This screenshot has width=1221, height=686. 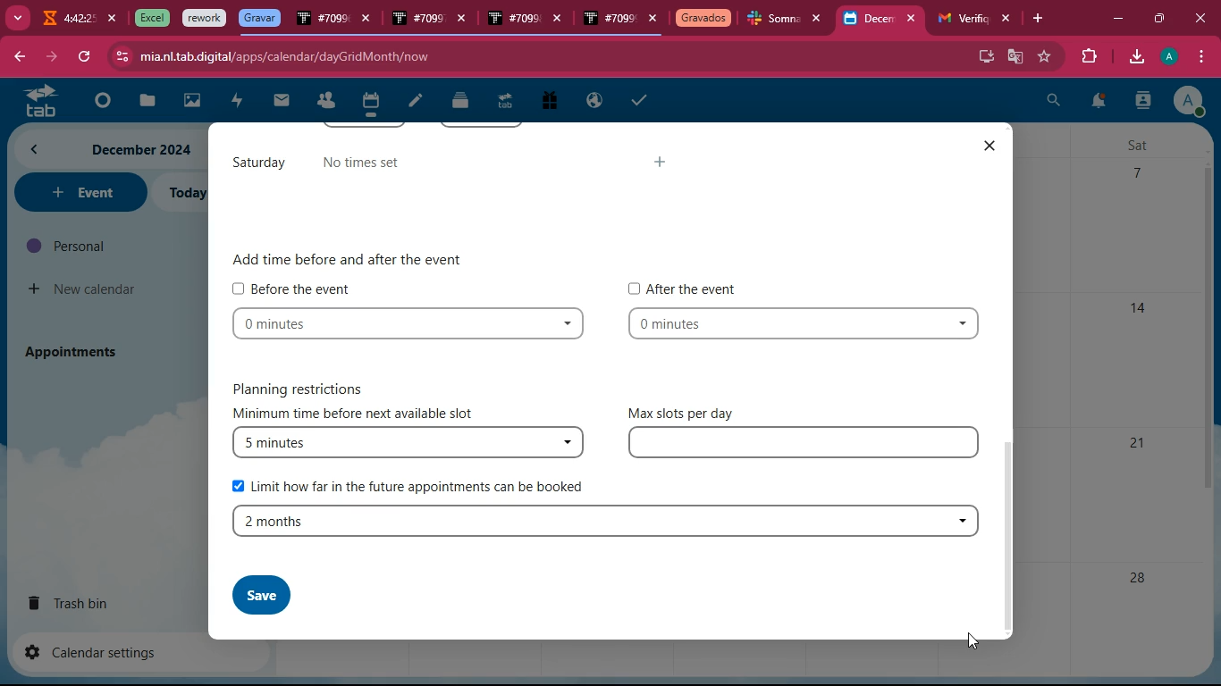 I want to click on close, so click(x=989, y=146).